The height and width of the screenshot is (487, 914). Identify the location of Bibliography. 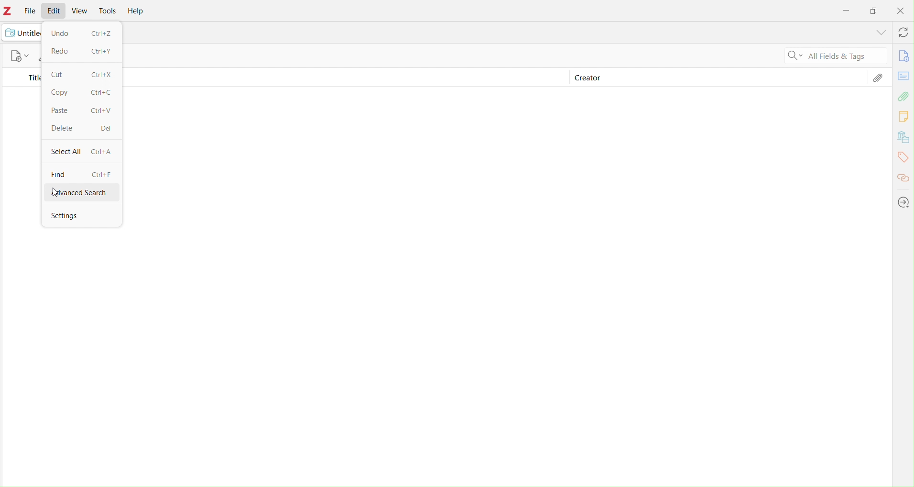
(903, 138).